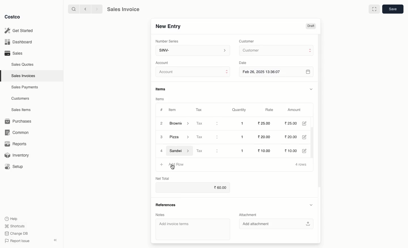  What do you see at coordinates (161, 123) in the screenshot?
I see `2` at bounding box center [161, 123].